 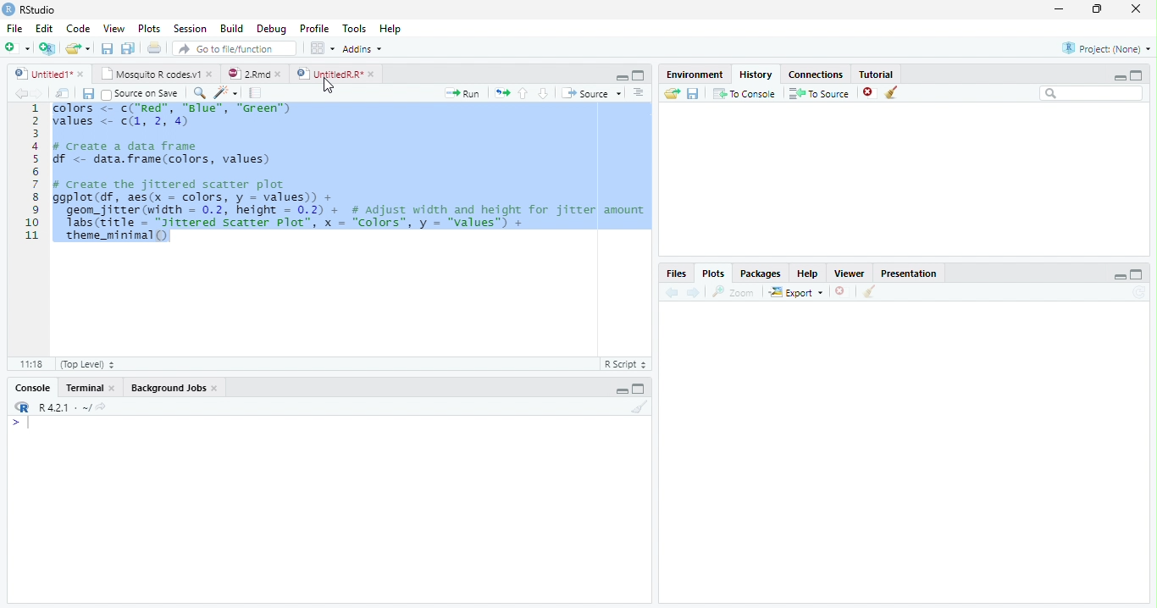 I want to click on Files, so click(x=677, y=274).